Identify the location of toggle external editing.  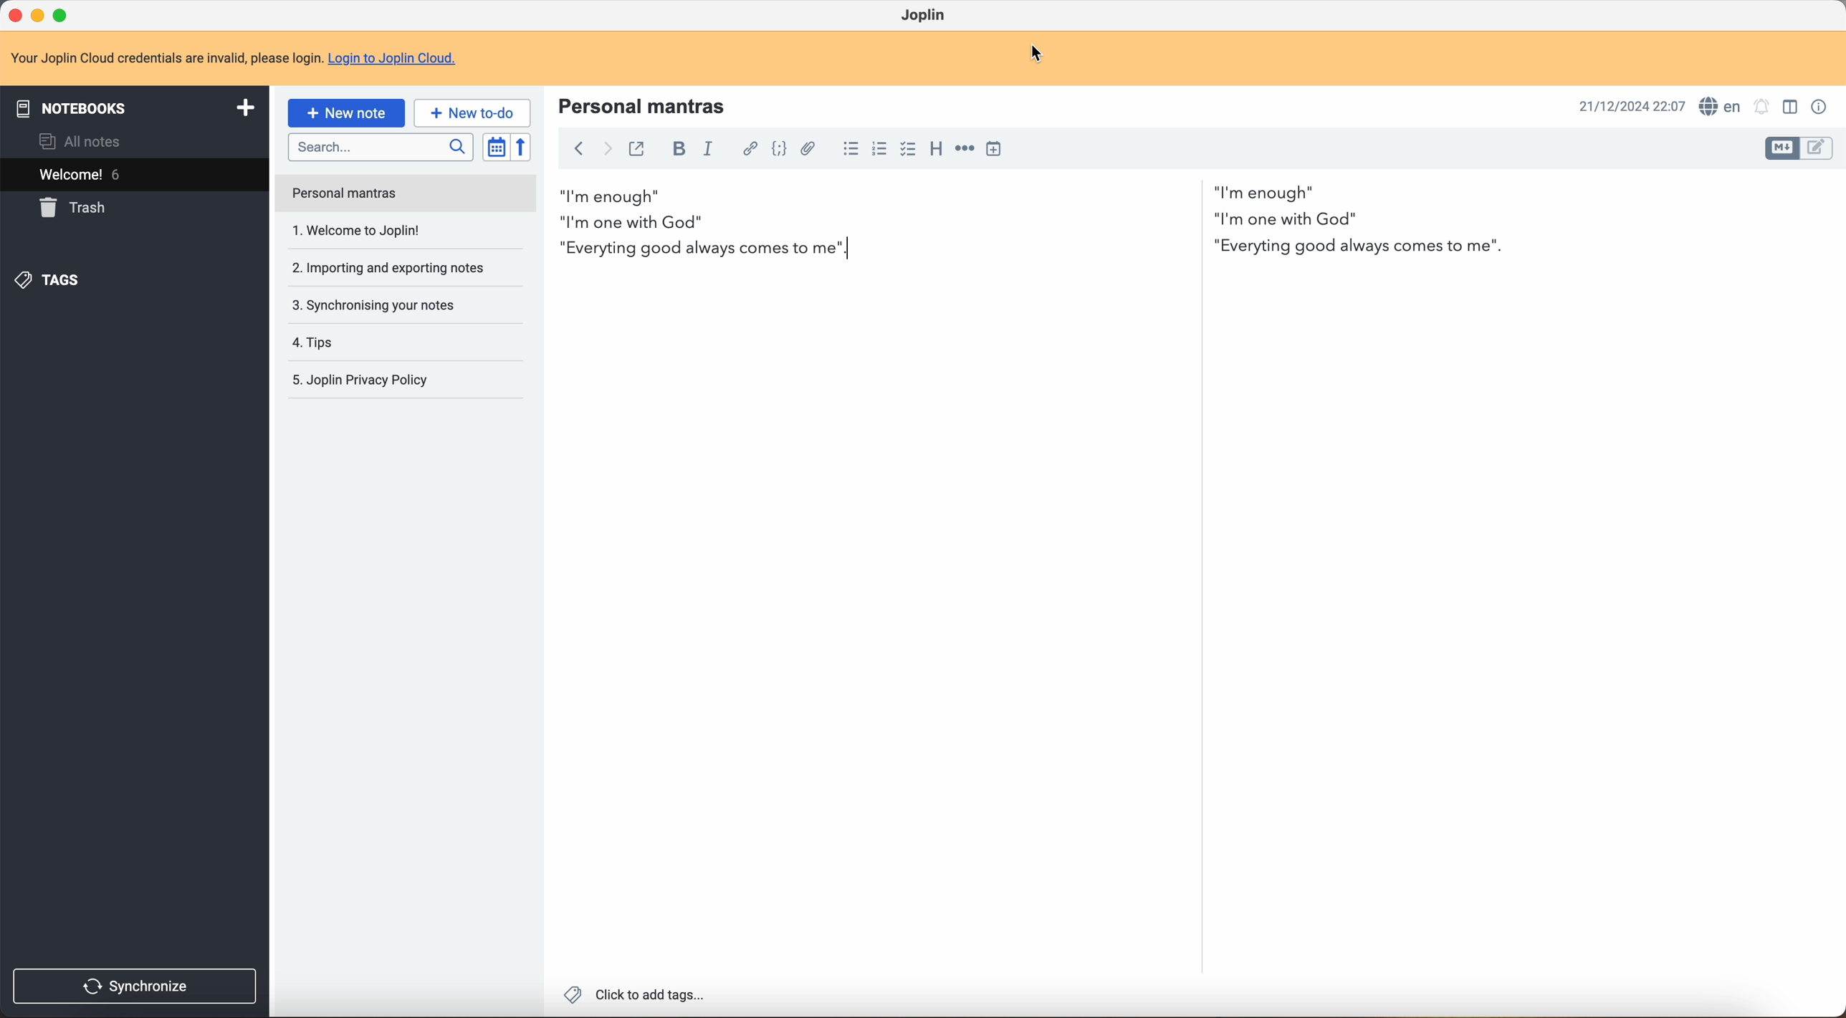
(636, 148).